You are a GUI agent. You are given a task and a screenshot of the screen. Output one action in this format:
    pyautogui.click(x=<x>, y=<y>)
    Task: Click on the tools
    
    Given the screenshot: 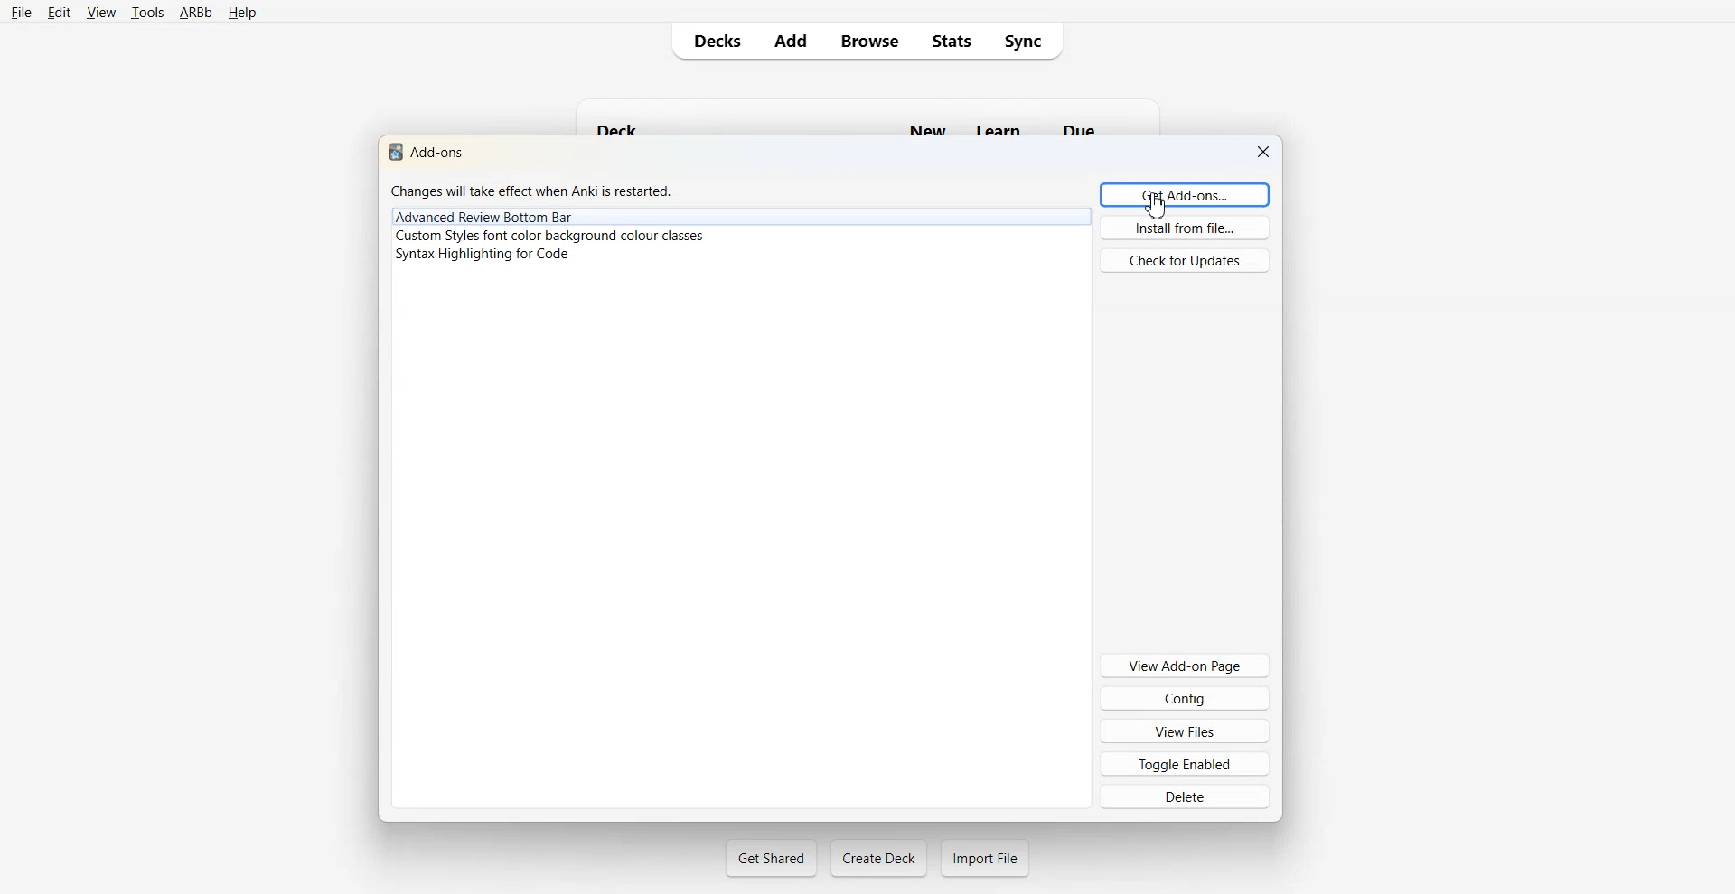 What is the action you would take?
    pyautogui.click(x=146, y=12)
    